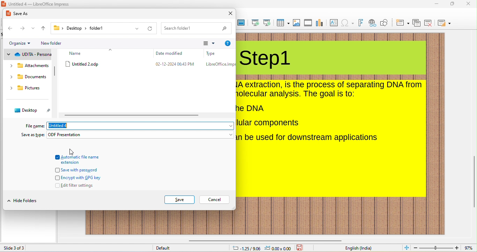 This screenshot has height=252, width=477. What do you see at coordinates (52, 43) in the screenshot?
I see `new folder` at bounding box center [52, 43].